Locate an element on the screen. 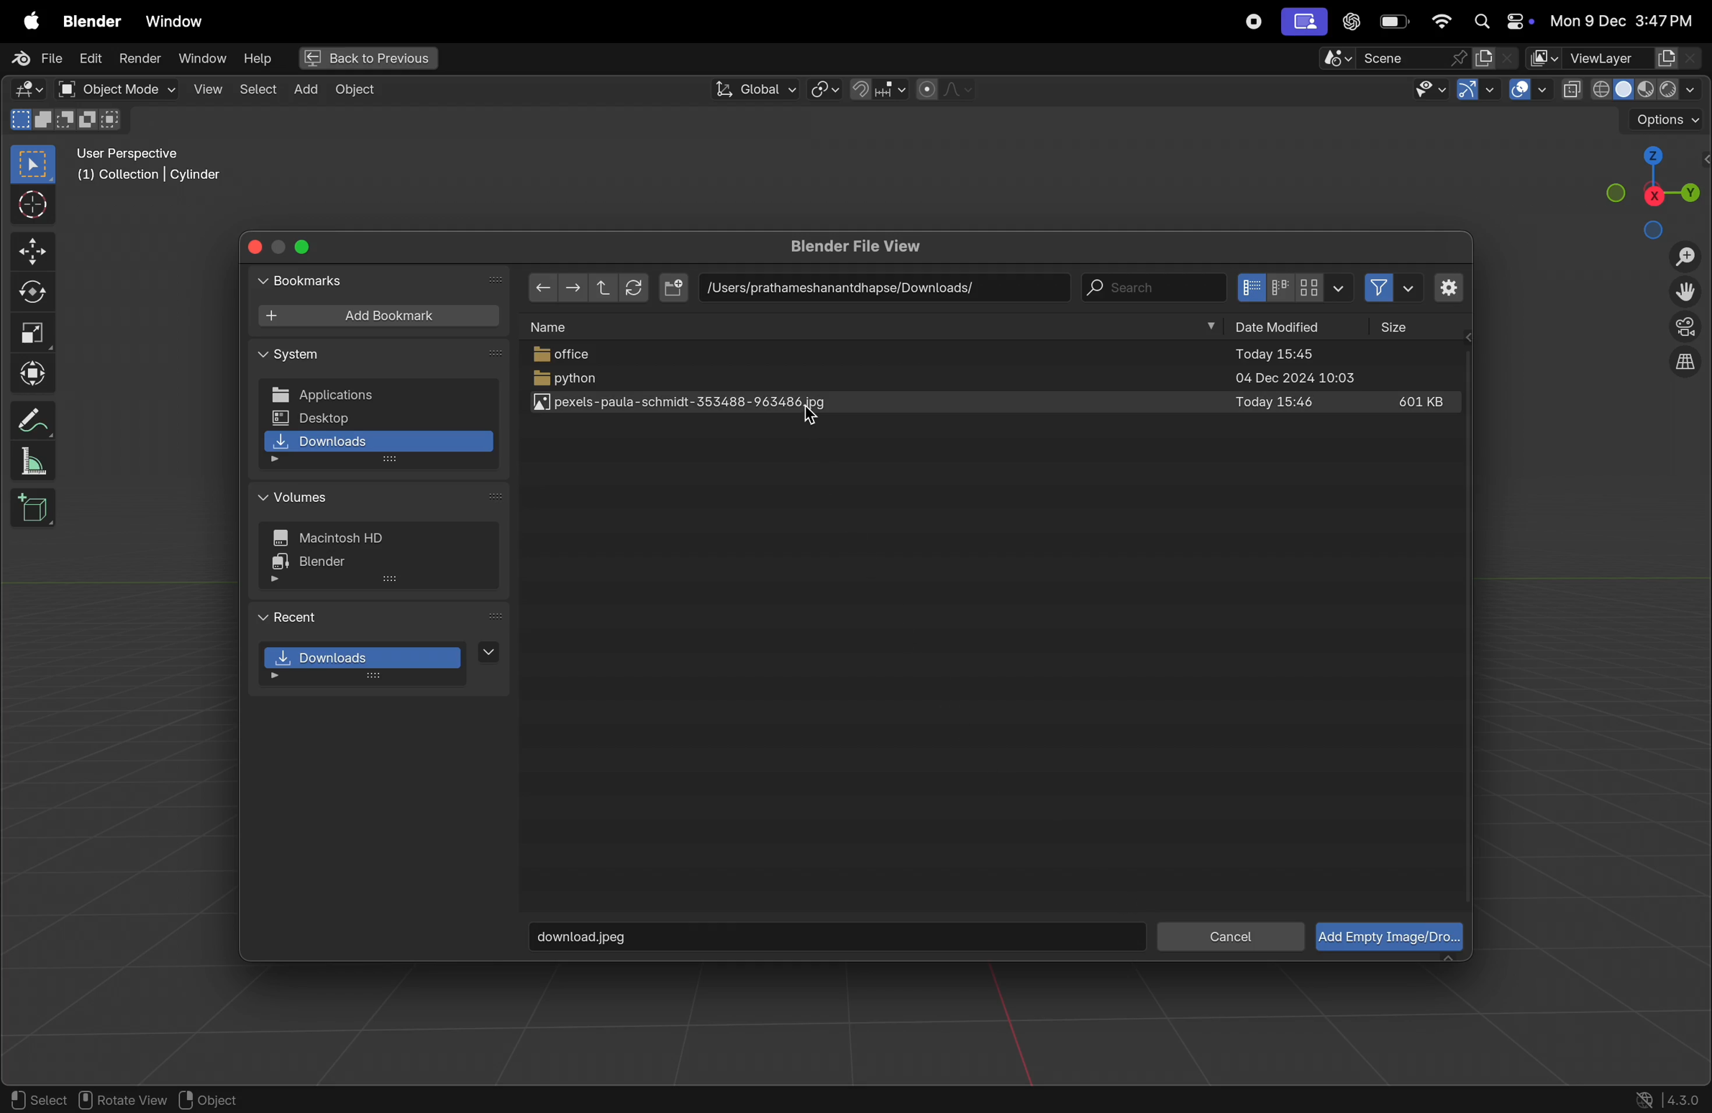 Image resolution: width=1712 pixels, height=1113 pixels. name is located at coordinates (557, 326).